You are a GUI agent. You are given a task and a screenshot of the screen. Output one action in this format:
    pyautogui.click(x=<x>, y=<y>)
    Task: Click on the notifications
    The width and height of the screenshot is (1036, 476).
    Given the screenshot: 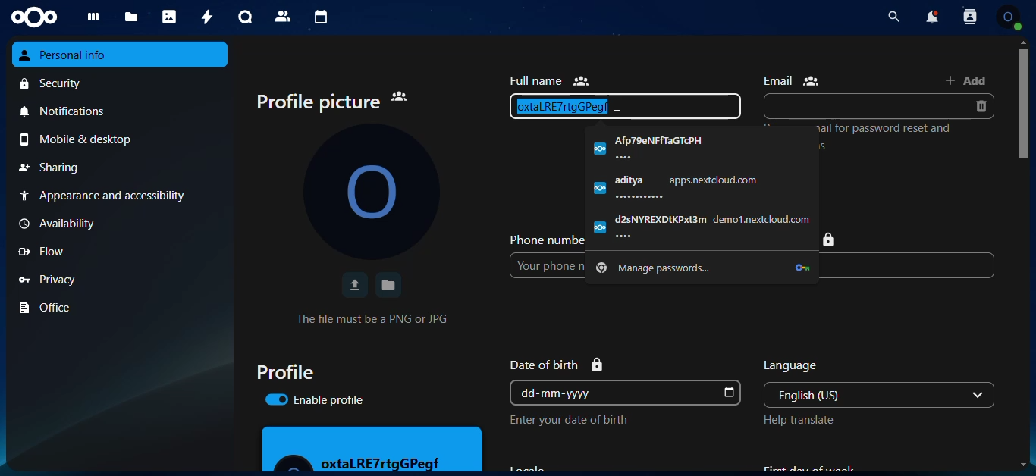 What is the action you would take?
    pyautogui.click(x=121, y=110)
    